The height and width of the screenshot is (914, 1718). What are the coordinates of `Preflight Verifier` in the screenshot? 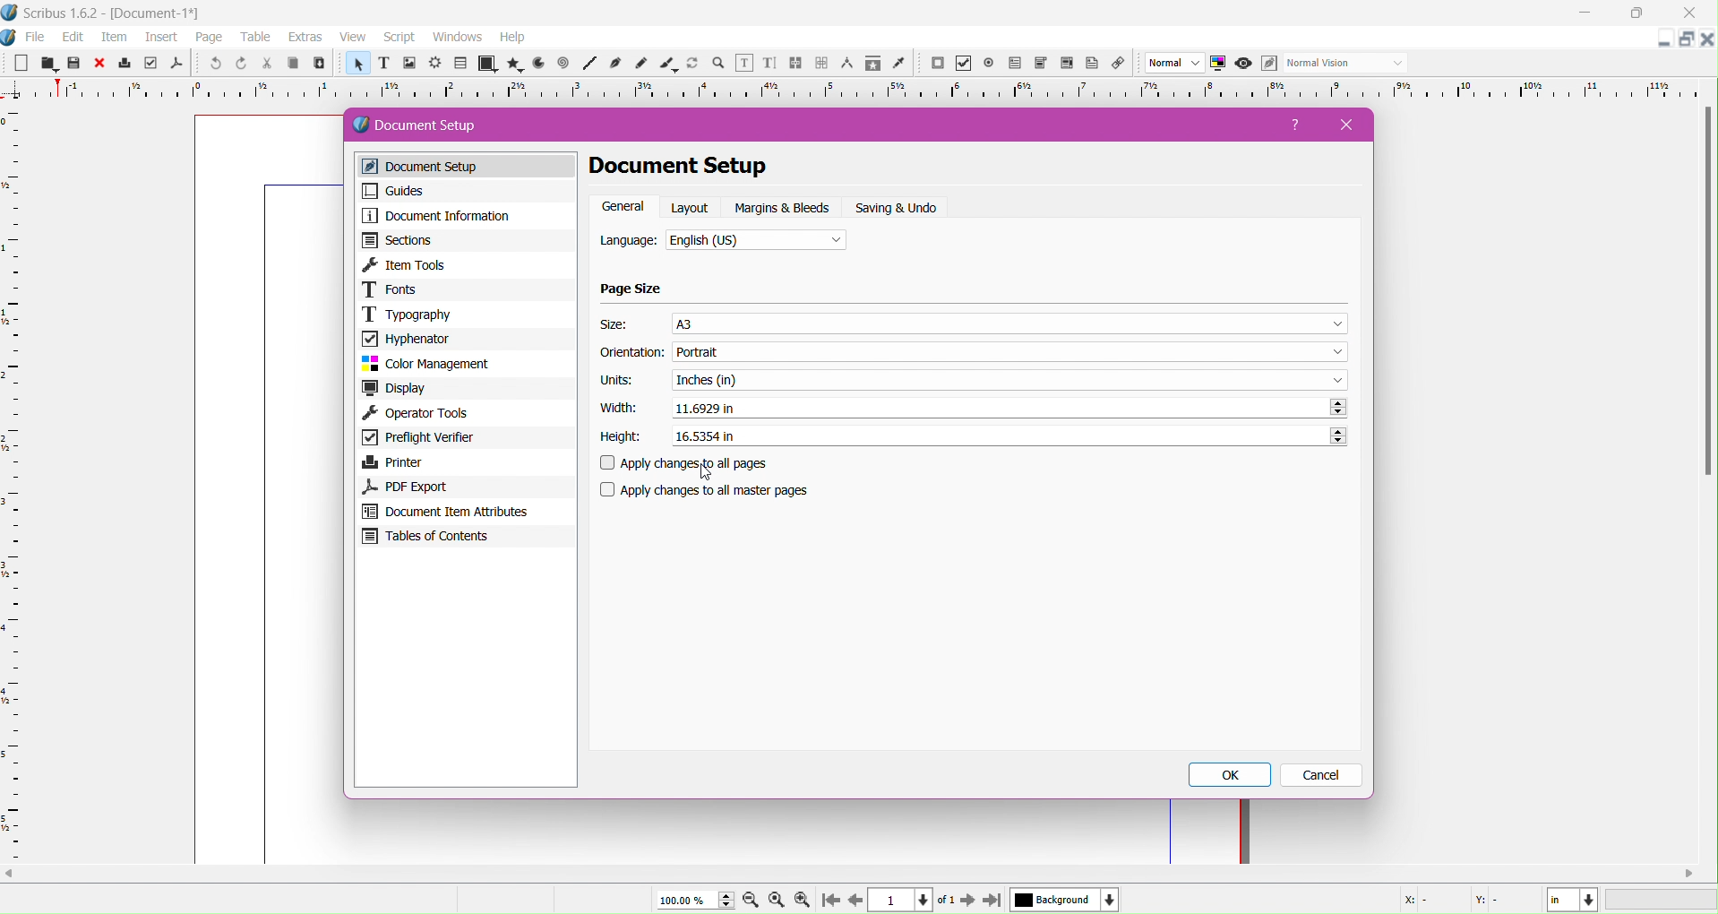 It's located at (464, 439).